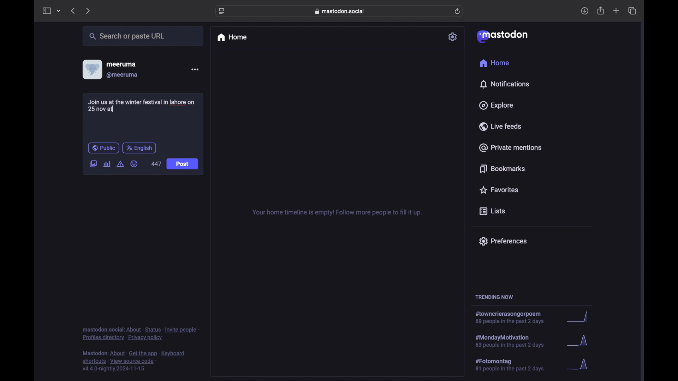 This screenshot has width=678, height=381. I want to click on preferences, so click(502, 241).